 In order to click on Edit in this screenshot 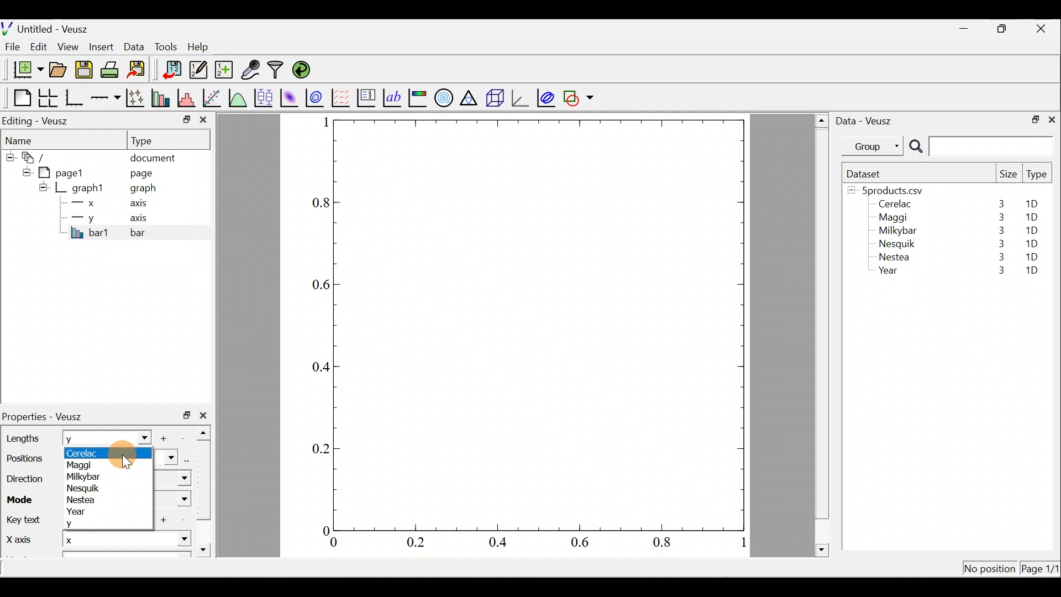, I will do `click(39, 46)`.